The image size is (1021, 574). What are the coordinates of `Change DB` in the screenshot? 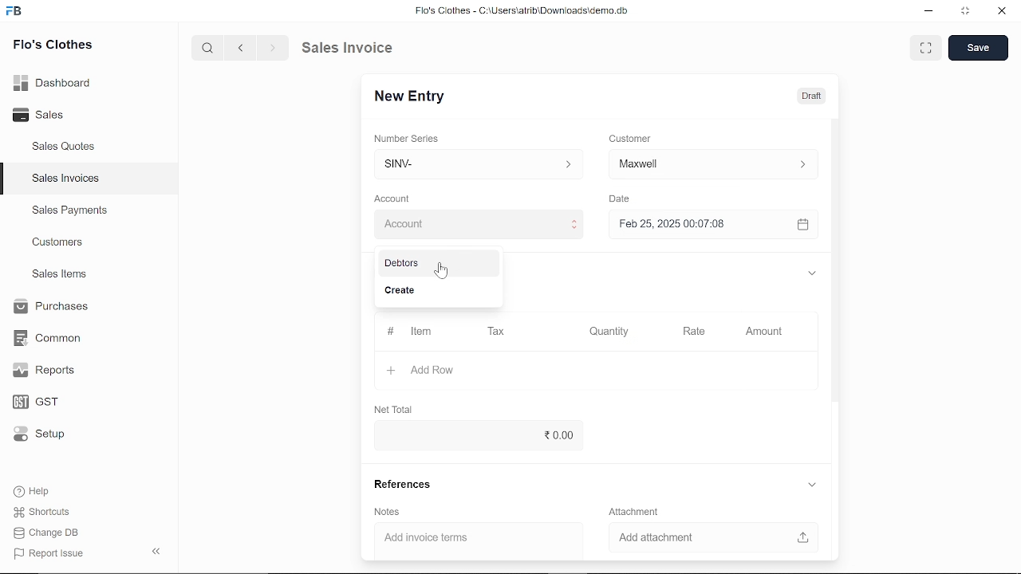 It's located at (48, 532).